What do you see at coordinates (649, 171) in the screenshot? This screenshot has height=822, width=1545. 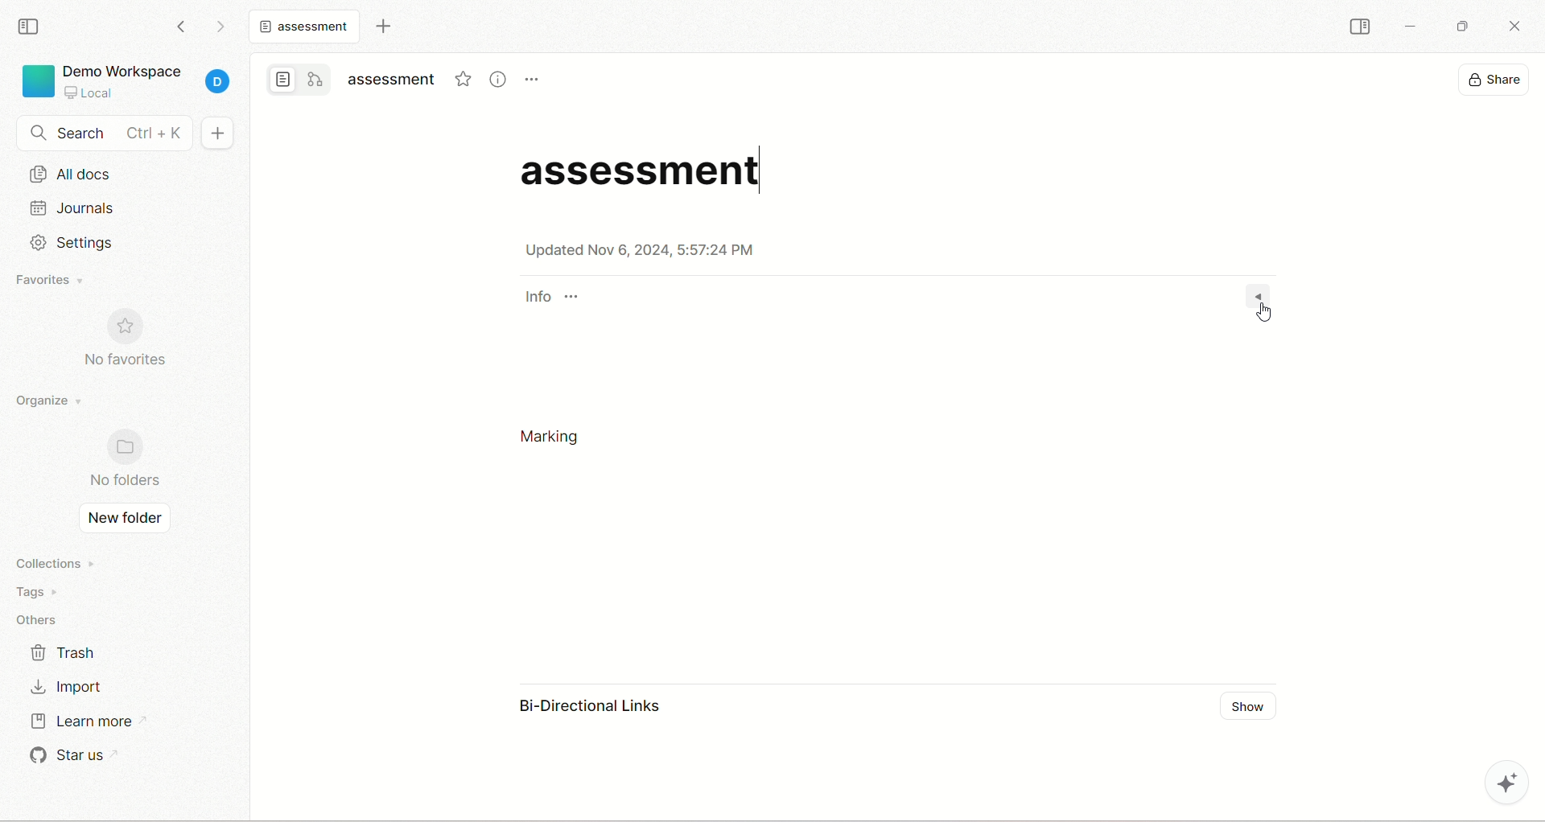 I see `assessment` at bounding box center [649, 171].